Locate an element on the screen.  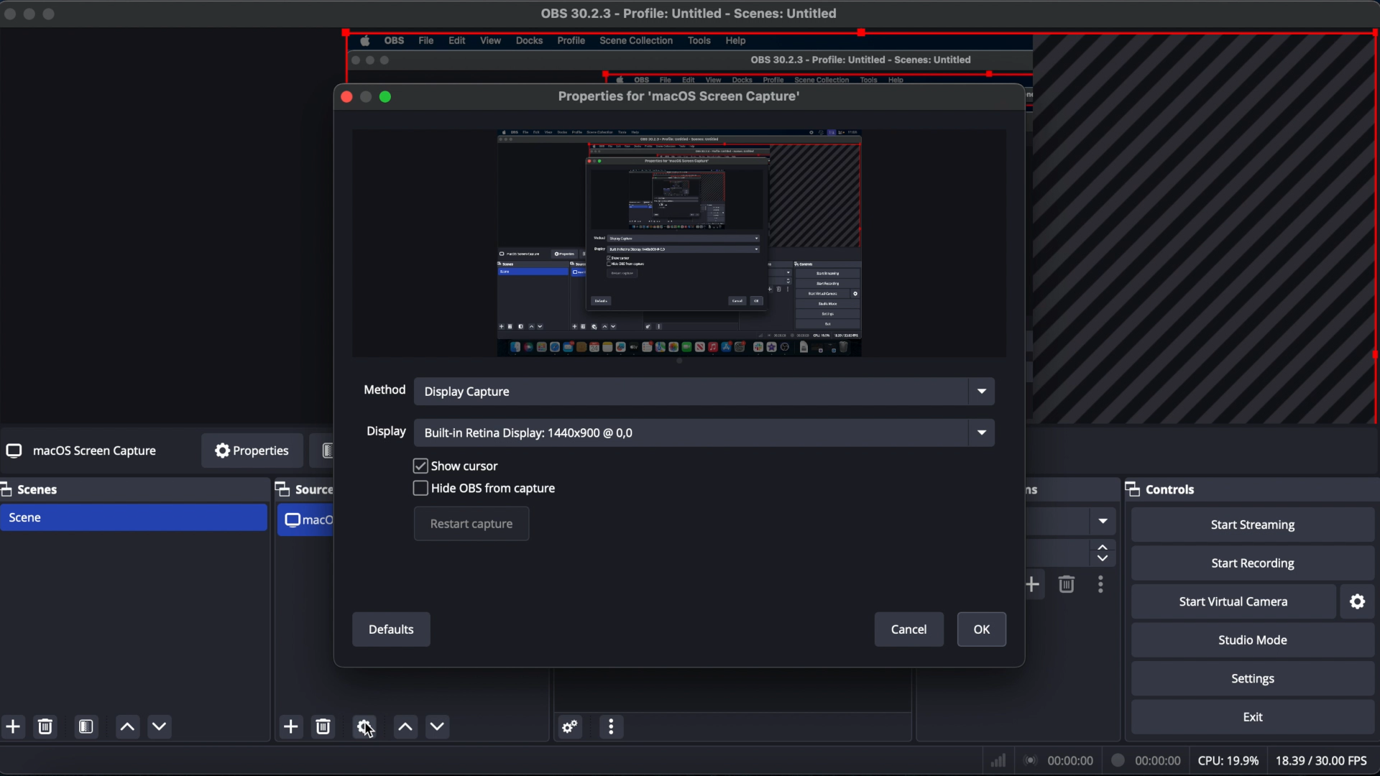
recording elapsed time is located at coordinates (1147, 760).